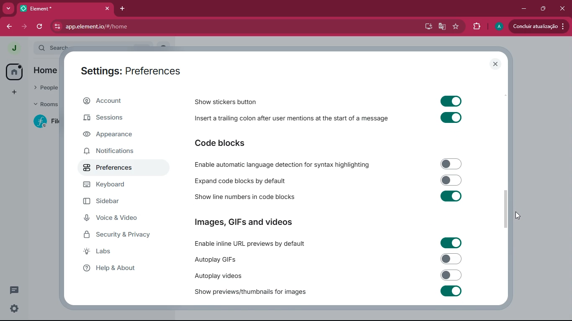 This screenshot has width=572, height=321. Describe the element at coordinates (124, 237) in the screenshot. I see `security` at that location.